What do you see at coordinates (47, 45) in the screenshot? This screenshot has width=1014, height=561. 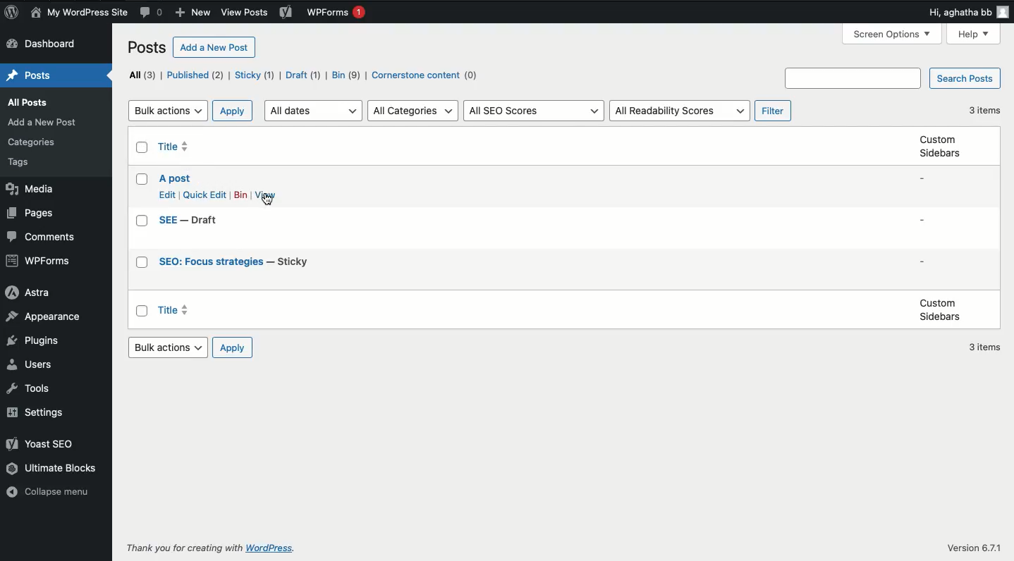 I see `Dashboard` at bounding box center [47, 45].